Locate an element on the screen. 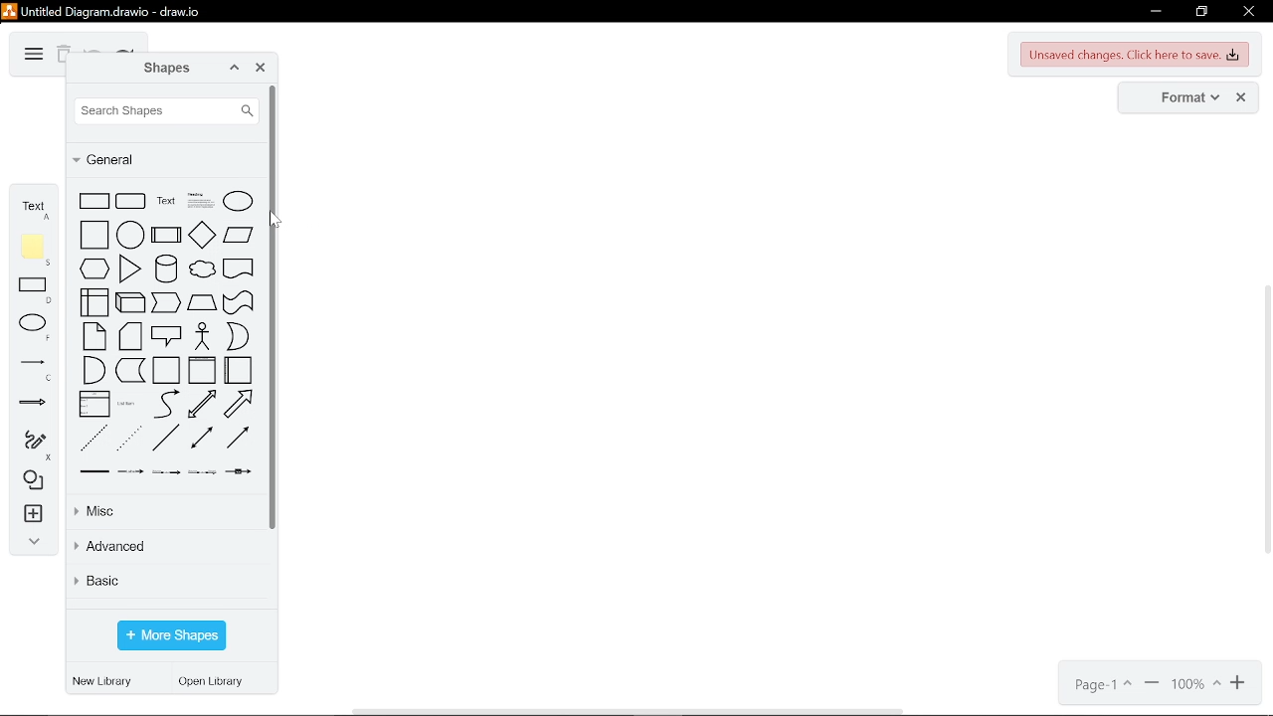  zoom in is located at coordinates (1152, 685).